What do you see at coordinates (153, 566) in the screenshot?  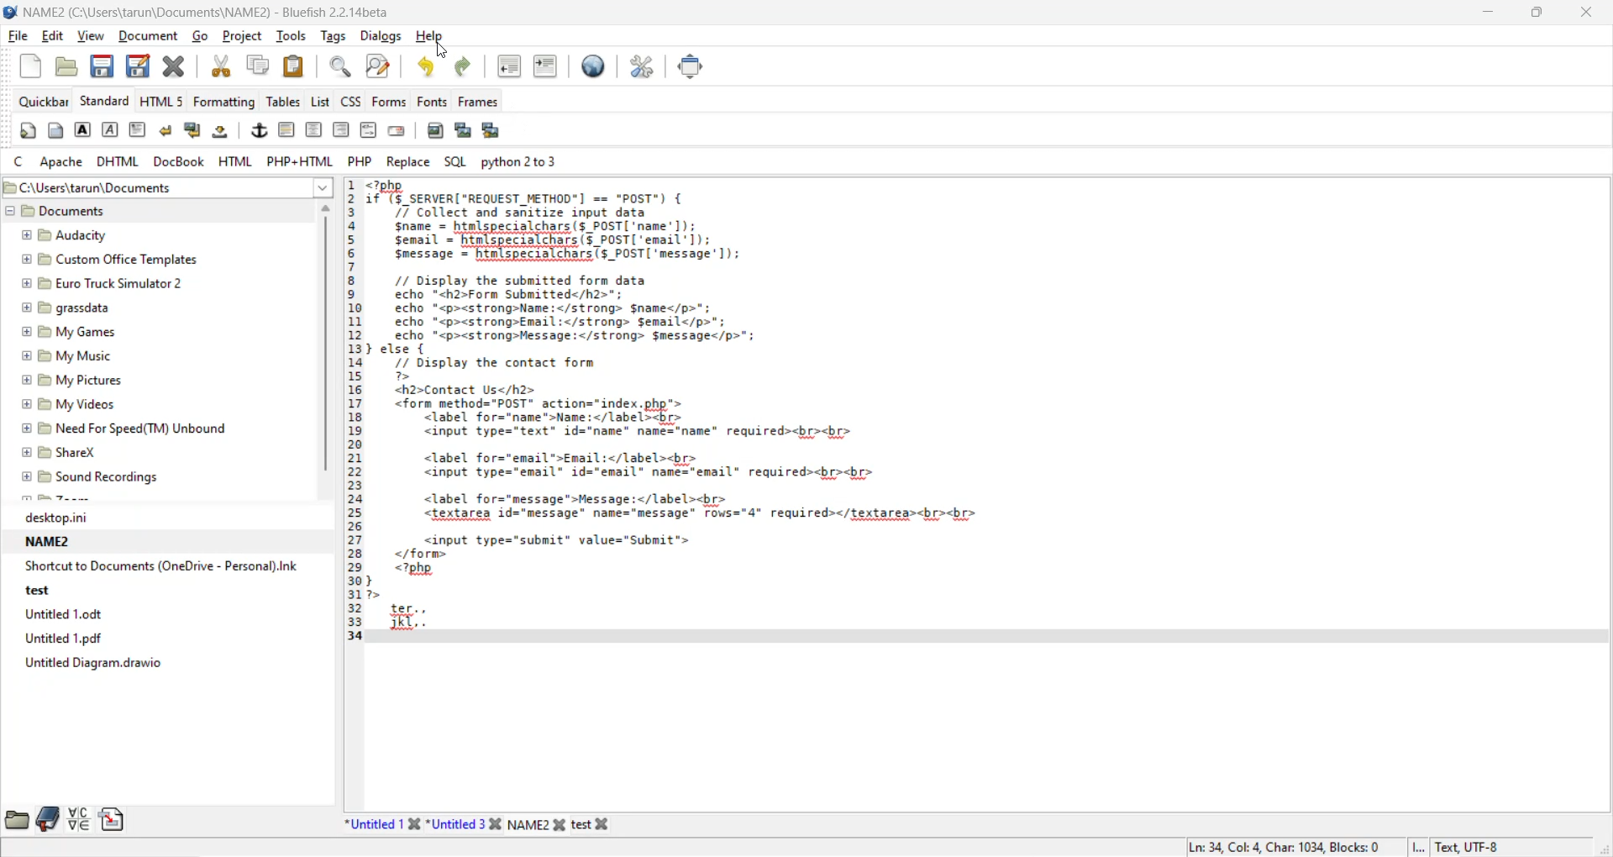 I see `Shortcut to Documents (OneDrive - Personal).Ink` at bounding box center [153, 566].